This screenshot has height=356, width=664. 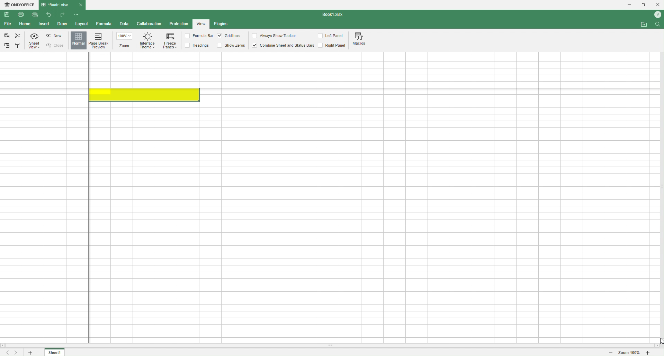 I want to click on Cut, so click(x=18, y=36).